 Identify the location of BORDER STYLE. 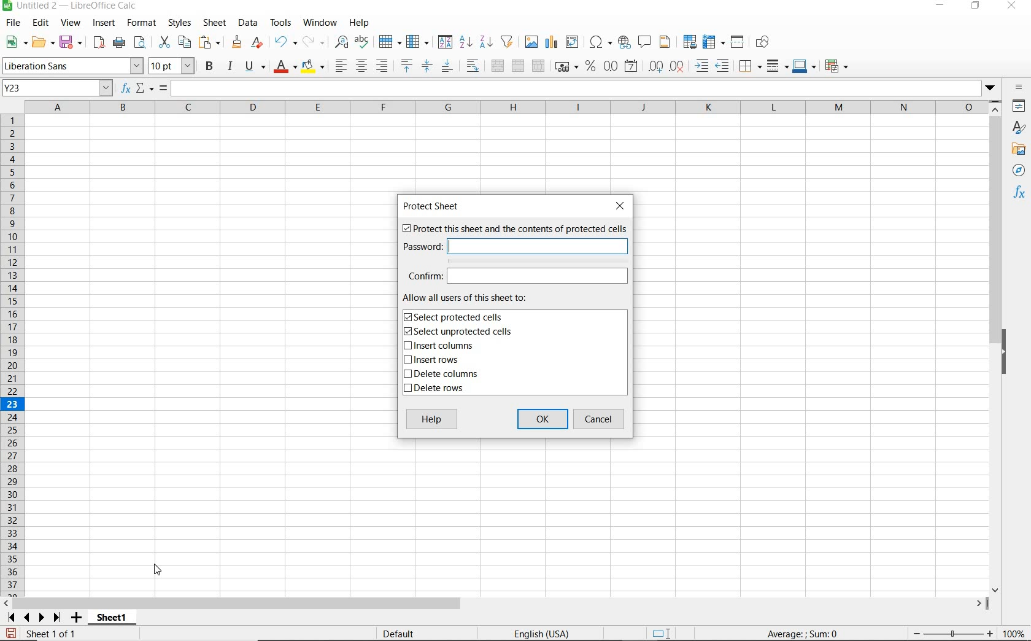
(776, 66).